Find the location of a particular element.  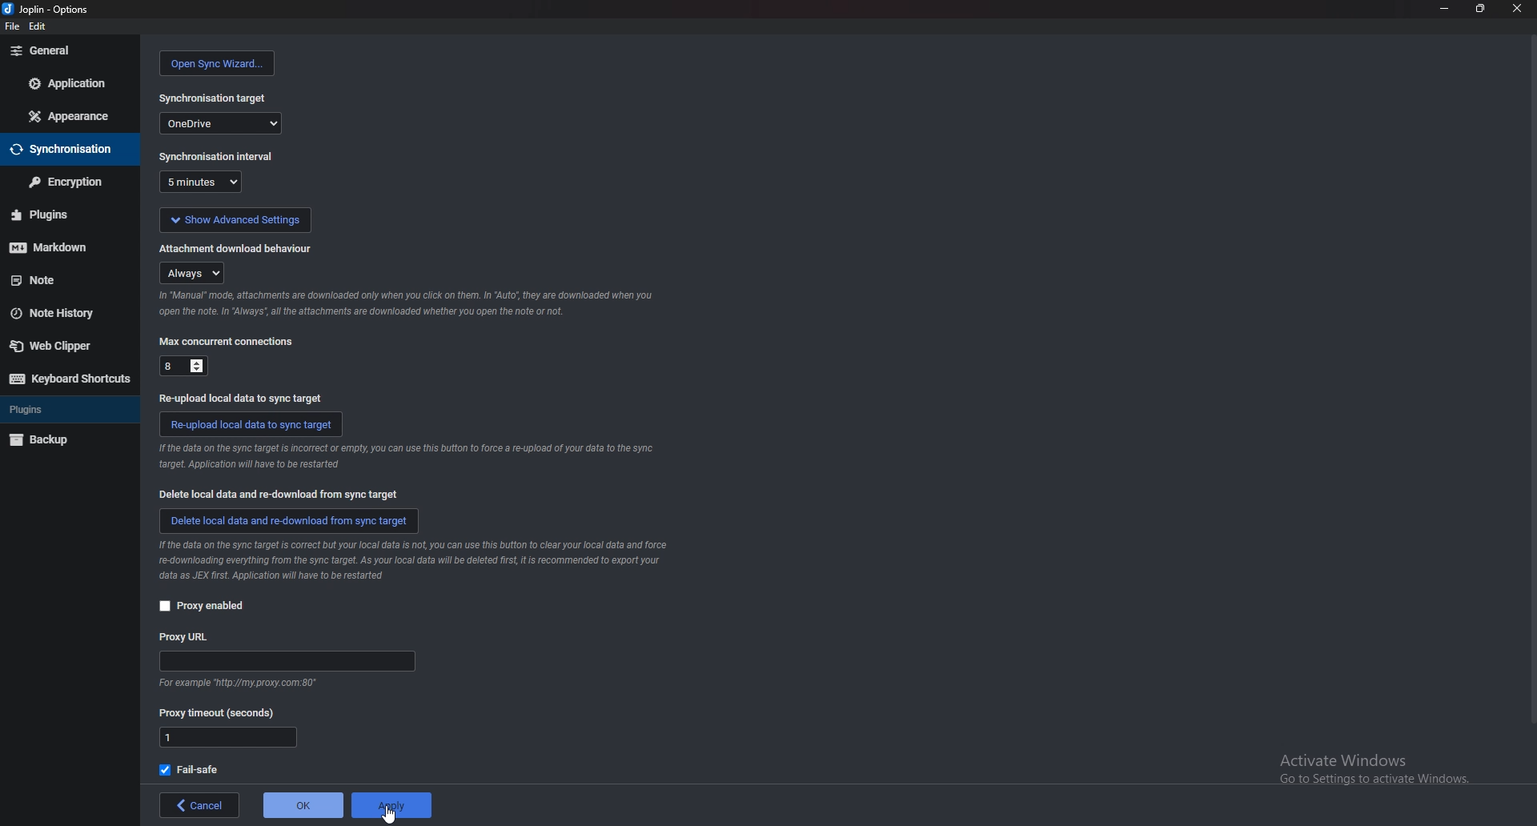

one drive is located at coordinates (221, 123).